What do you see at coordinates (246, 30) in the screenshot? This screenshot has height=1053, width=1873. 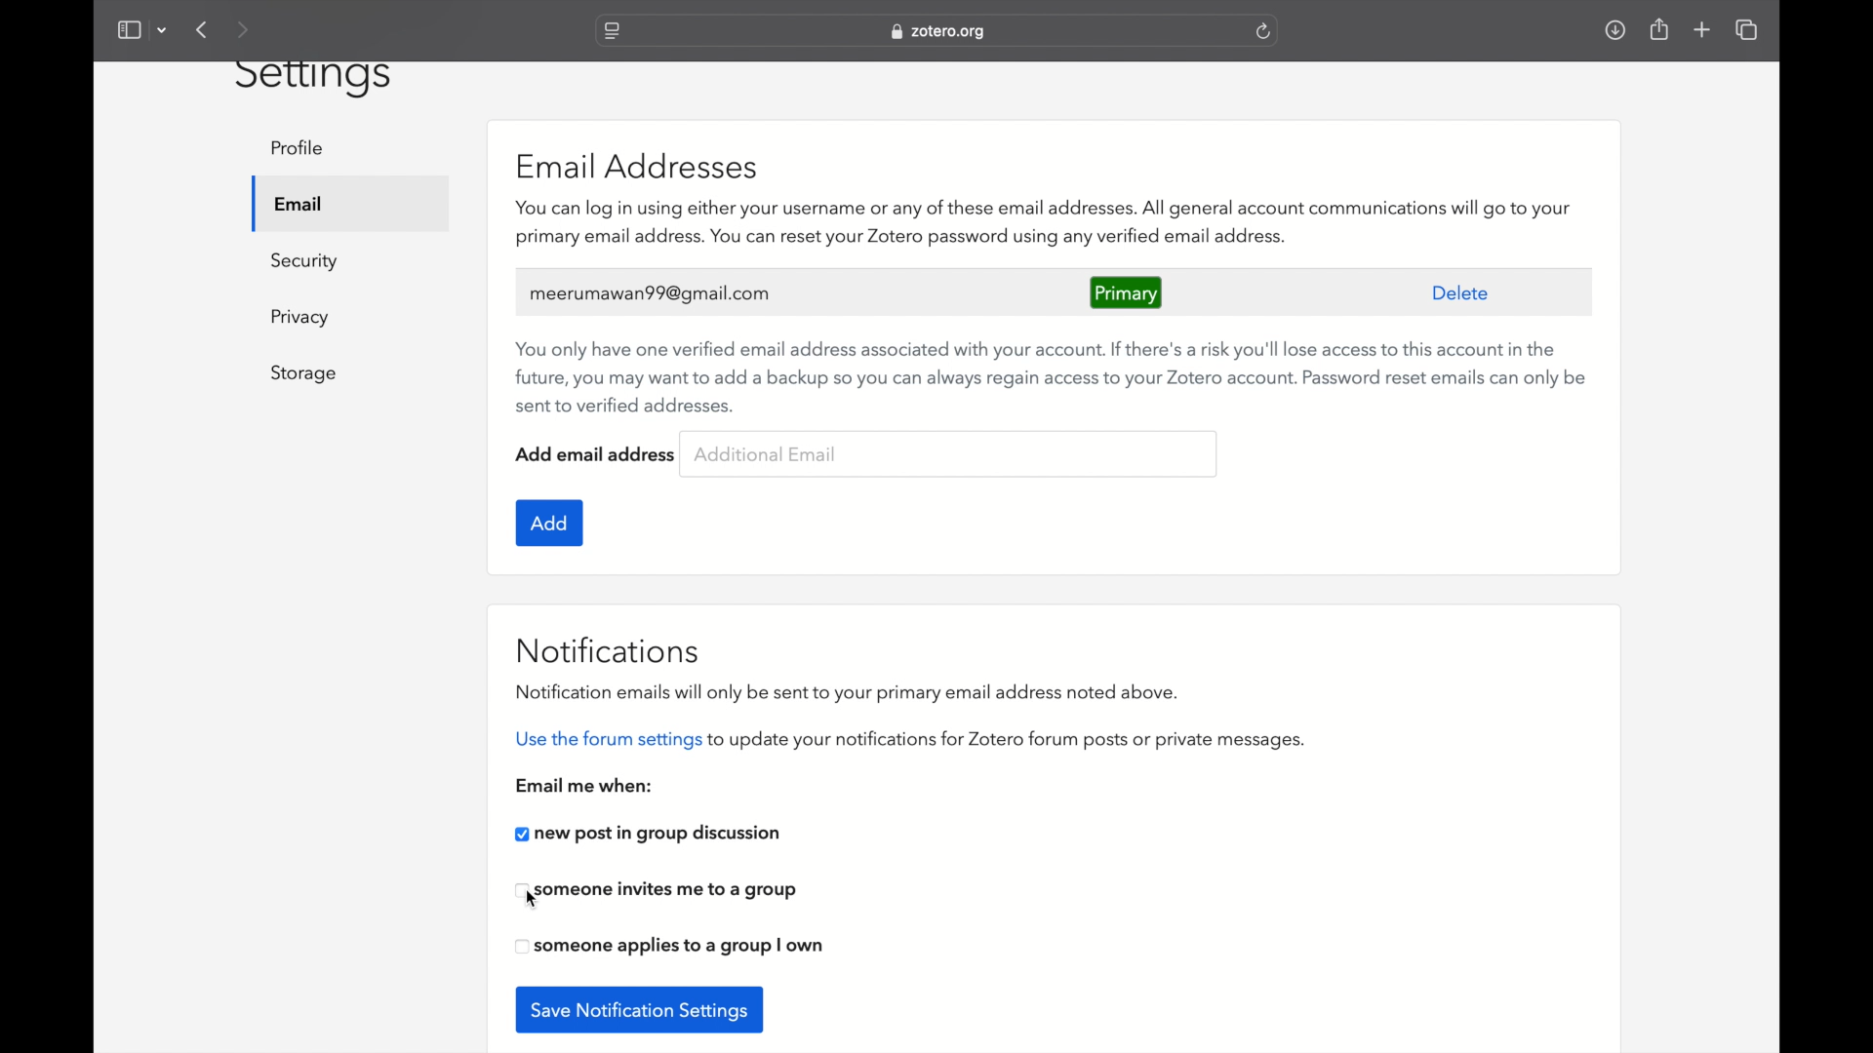 I see `next` at bounding box center [246, 30].